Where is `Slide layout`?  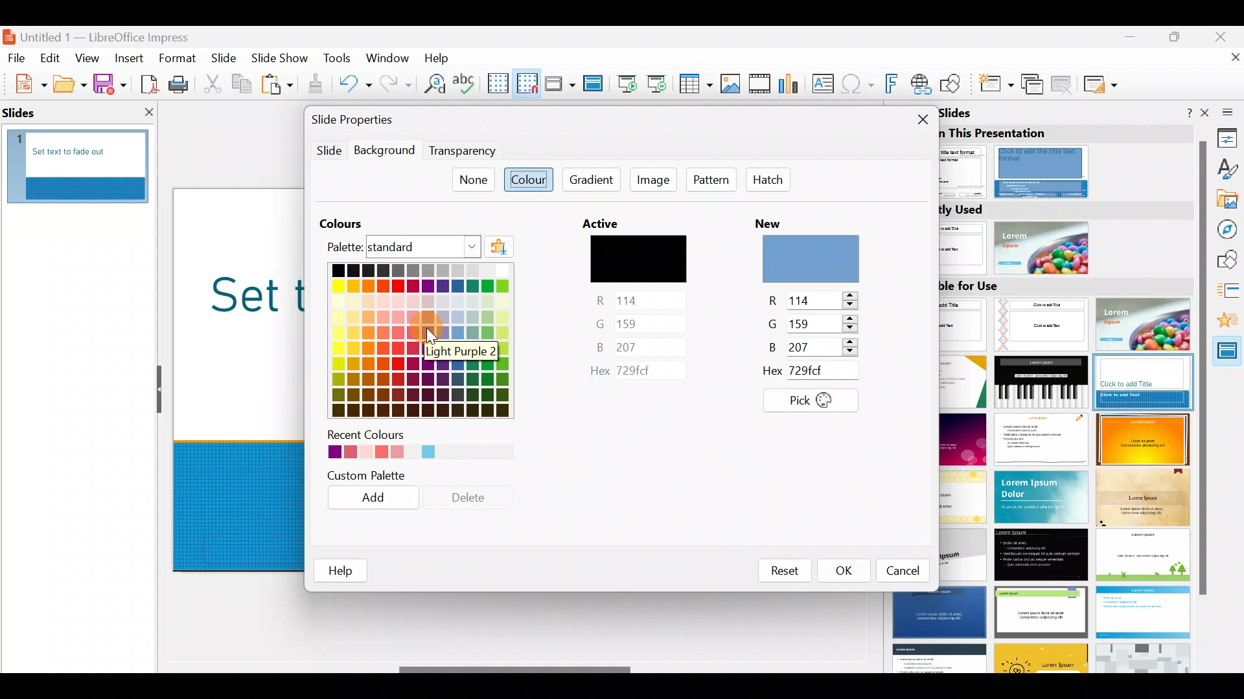
Slide layout is located at coordinates (1101, 84).